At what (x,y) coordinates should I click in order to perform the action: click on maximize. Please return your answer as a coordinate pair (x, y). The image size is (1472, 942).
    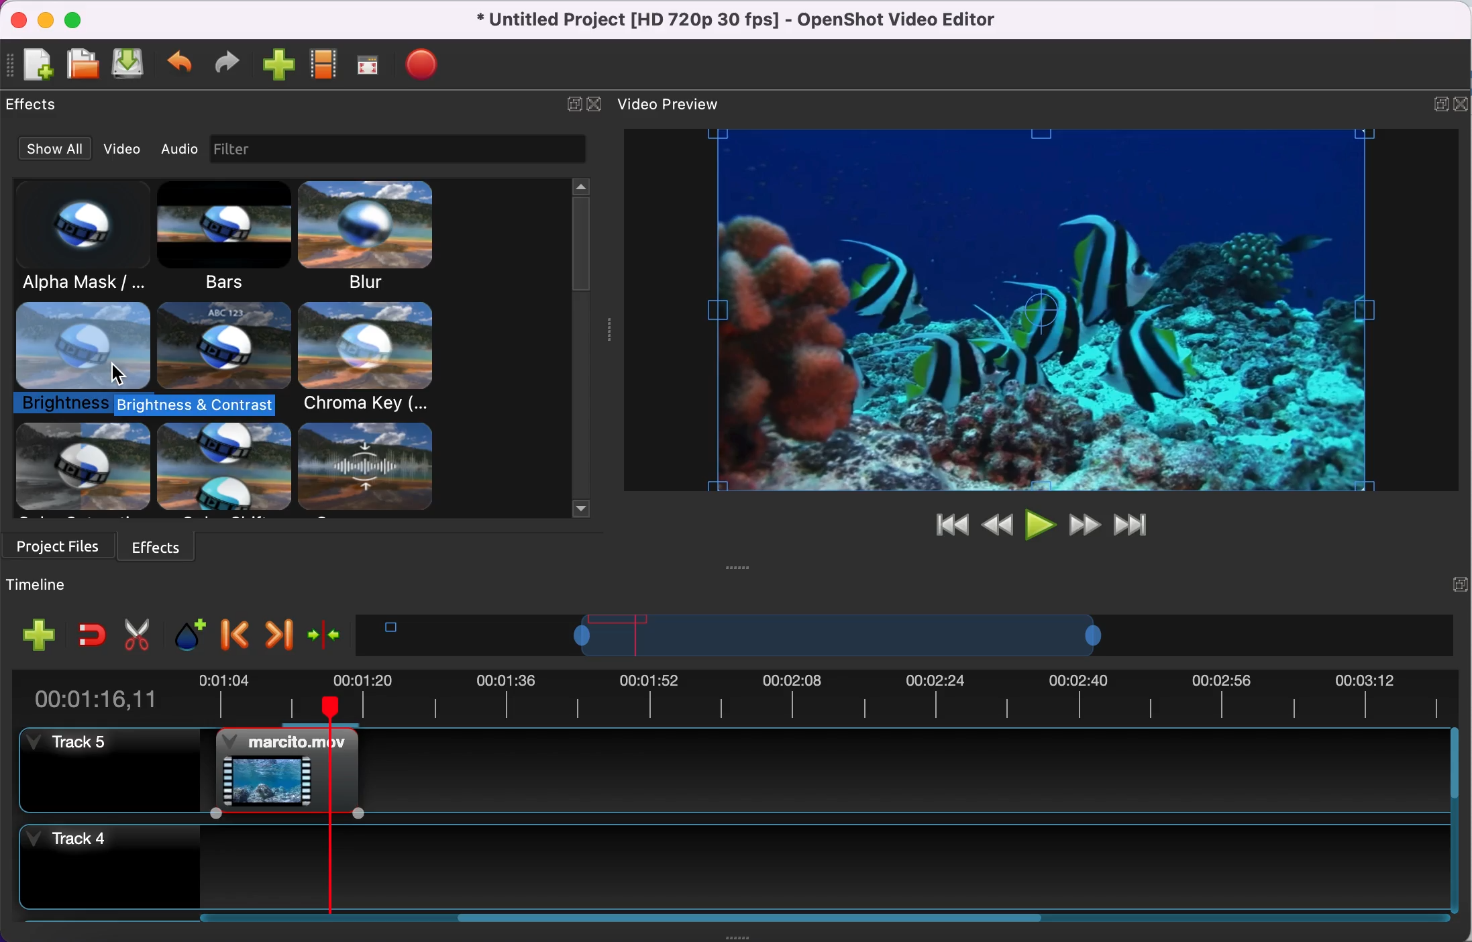
    Looking at the image, I should click on (76, 17).